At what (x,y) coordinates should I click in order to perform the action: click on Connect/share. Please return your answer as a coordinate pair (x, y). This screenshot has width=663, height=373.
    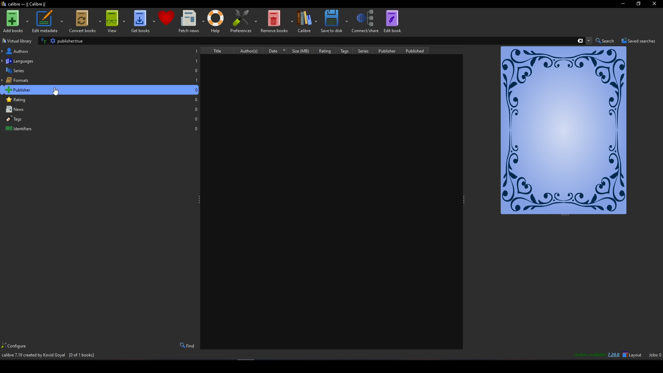
    Looking at the image, I should click on (366, 21).